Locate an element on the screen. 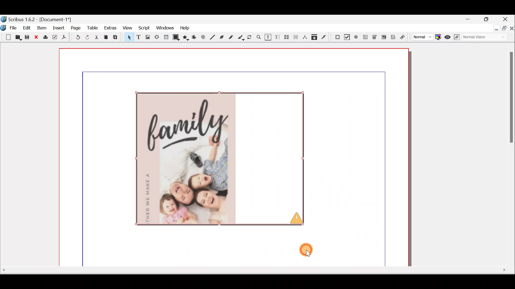 The image size is (515, 289). Page is located at coordinates (76, 28).